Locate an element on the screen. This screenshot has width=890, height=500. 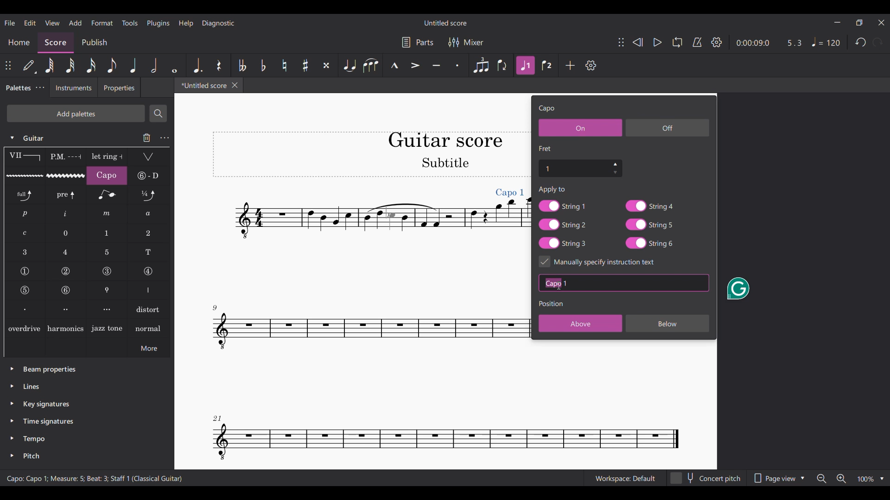
RH guitar fingering m is located at coordinates (107, 214).